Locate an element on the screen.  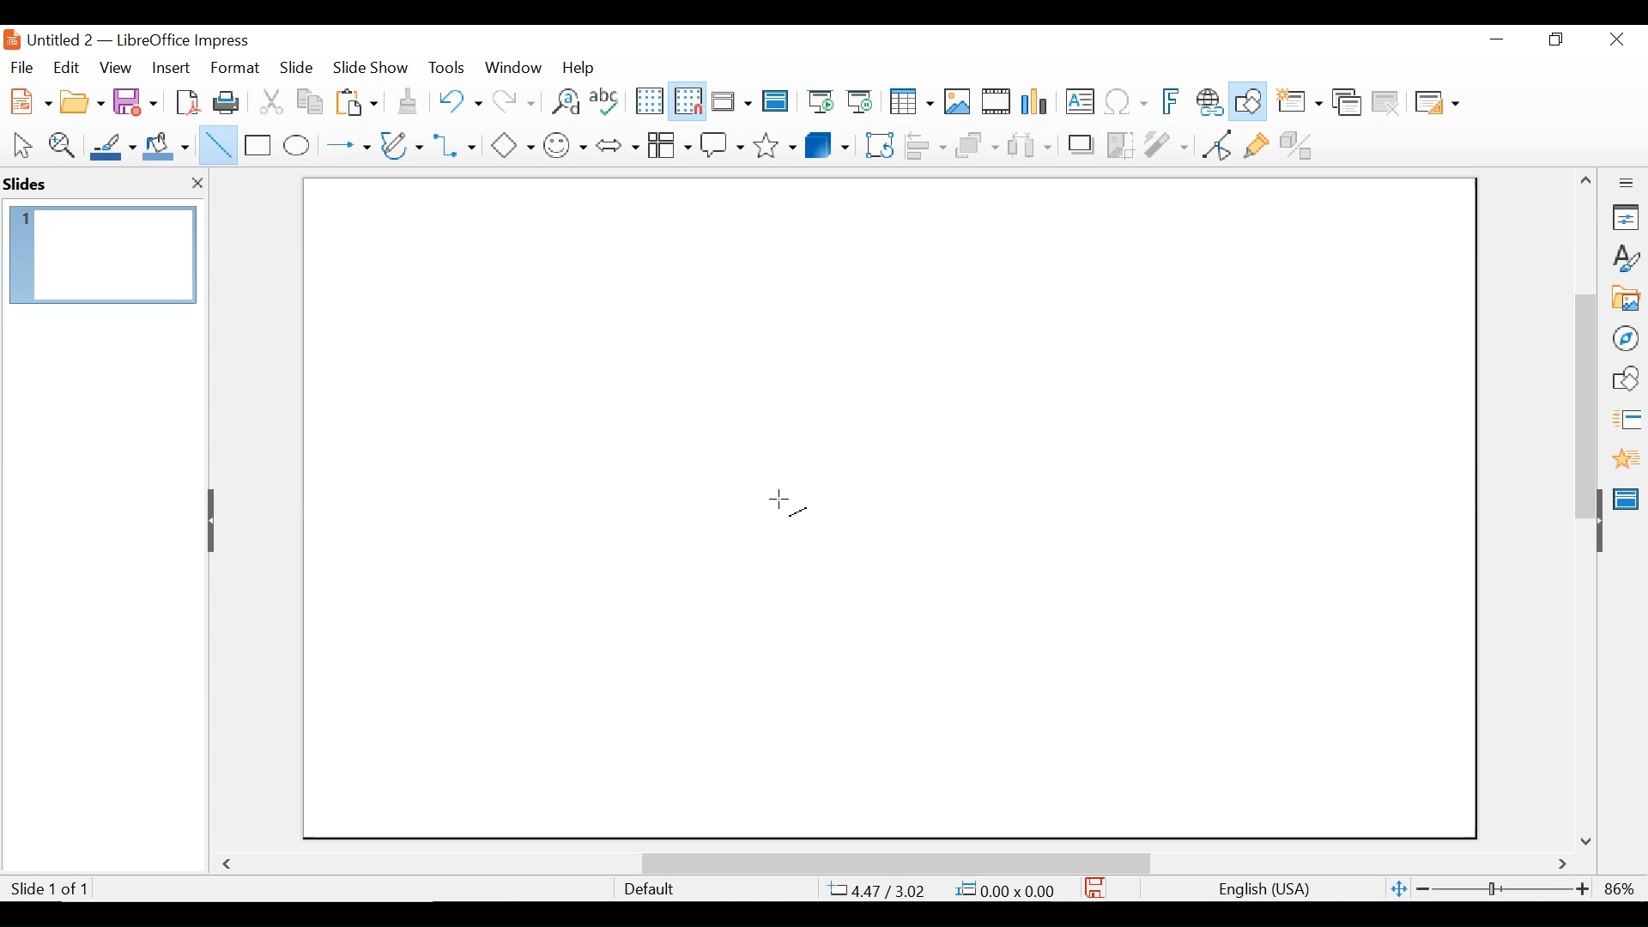
Save is located at coordinates (1094, 888).